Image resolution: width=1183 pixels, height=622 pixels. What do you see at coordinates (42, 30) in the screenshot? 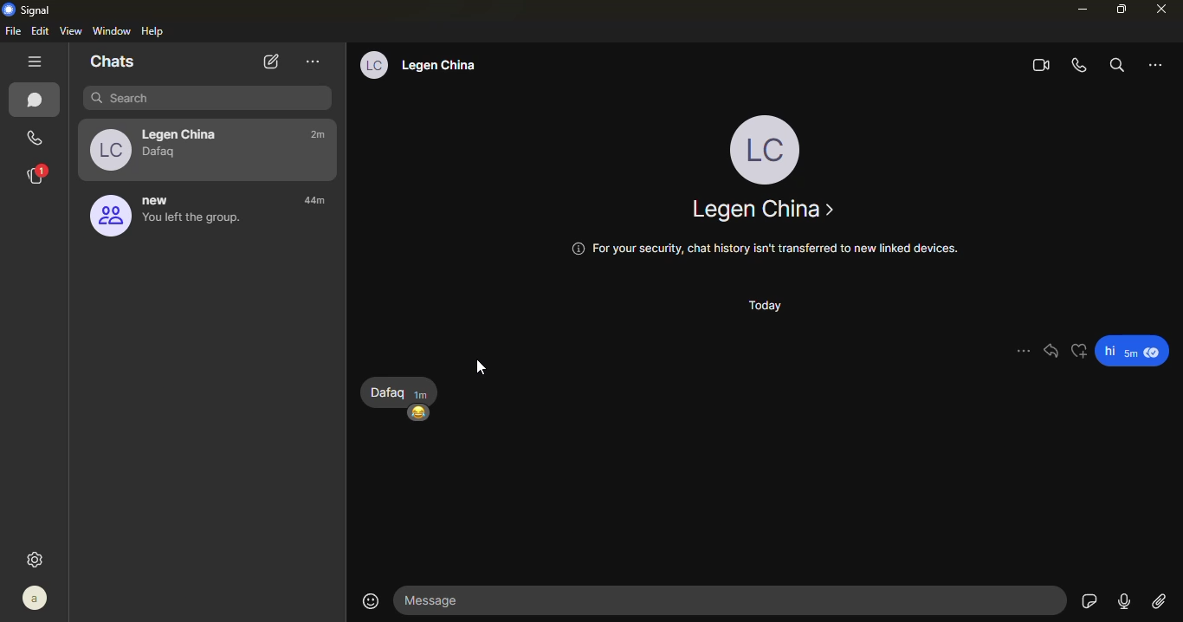
I see `edit` at bounding box center [42, 30].